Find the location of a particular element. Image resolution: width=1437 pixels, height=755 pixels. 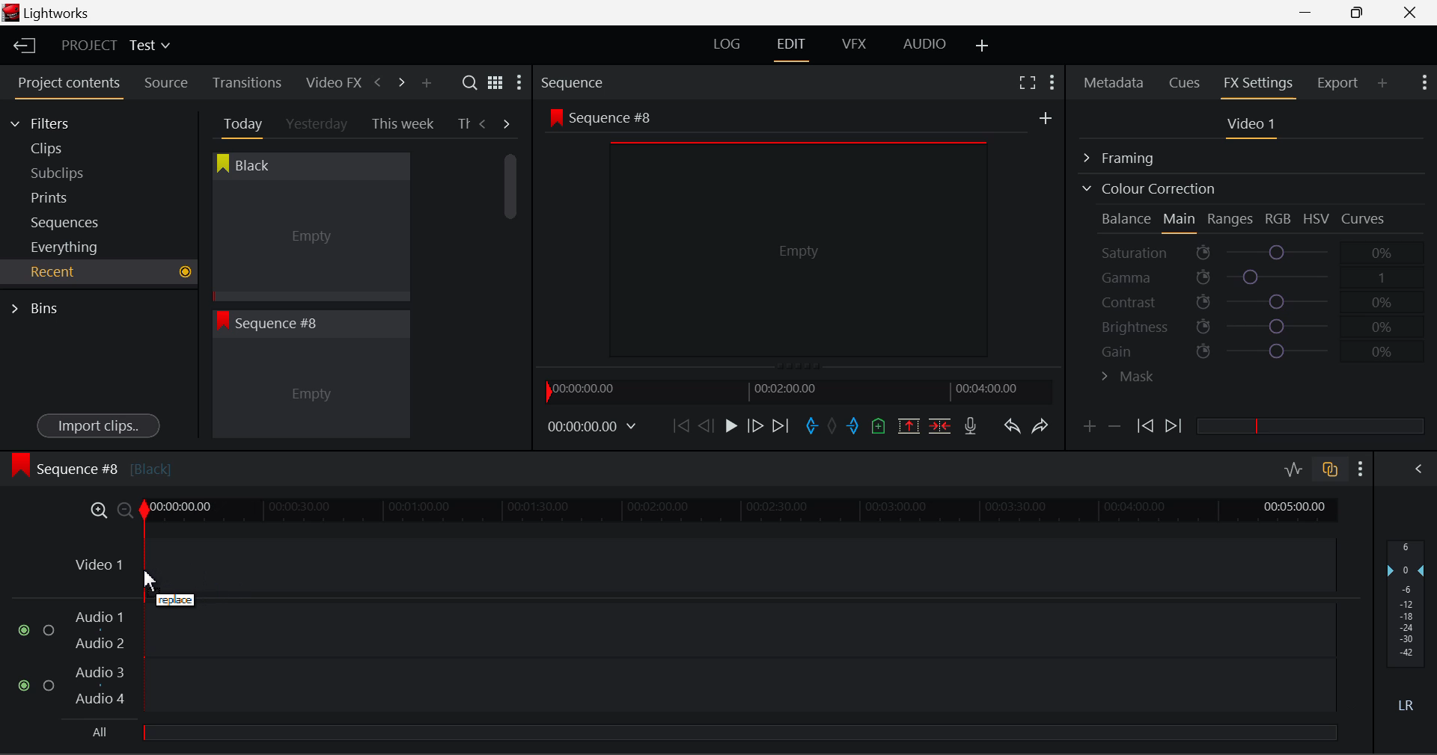

Recent Clip is located at coordinates (311, 395).